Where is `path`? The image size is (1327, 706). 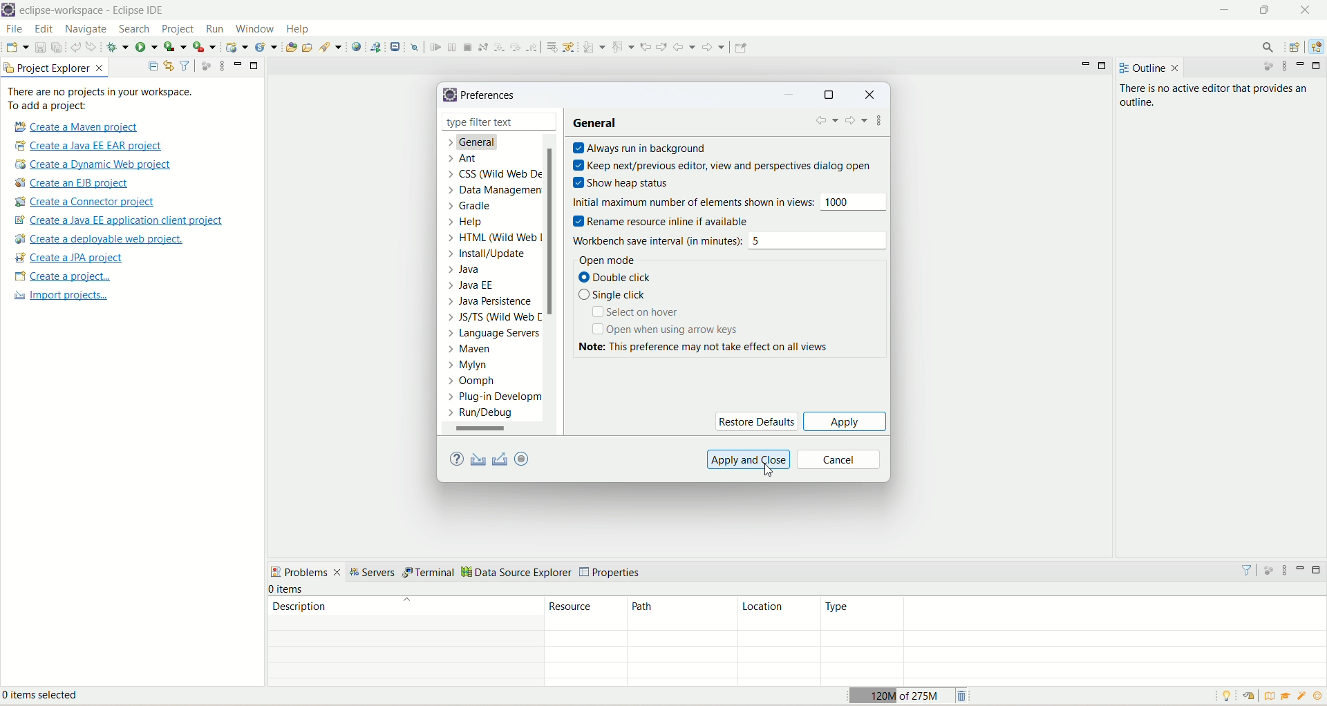
path is located at coordinates (678, 614).